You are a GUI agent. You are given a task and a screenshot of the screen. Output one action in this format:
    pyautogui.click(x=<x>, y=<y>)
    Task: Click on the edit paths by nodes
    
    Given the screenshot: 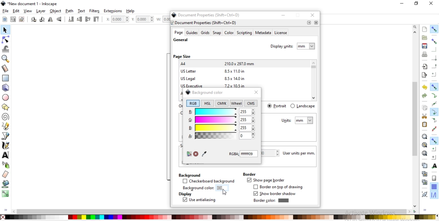 What is the action you would take?
    pyautogui.click(x=5, y=40)
    